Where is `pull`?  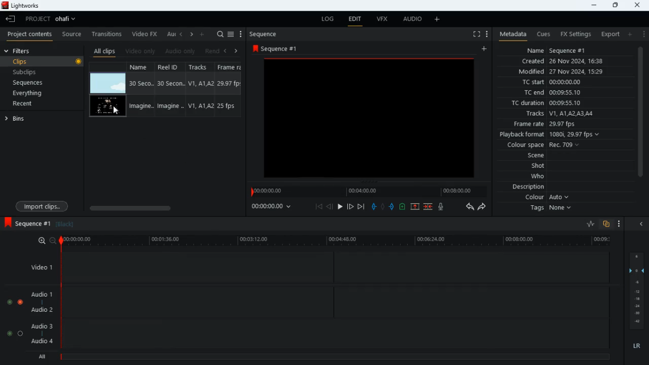
pull is located at coordinates (374, 206).